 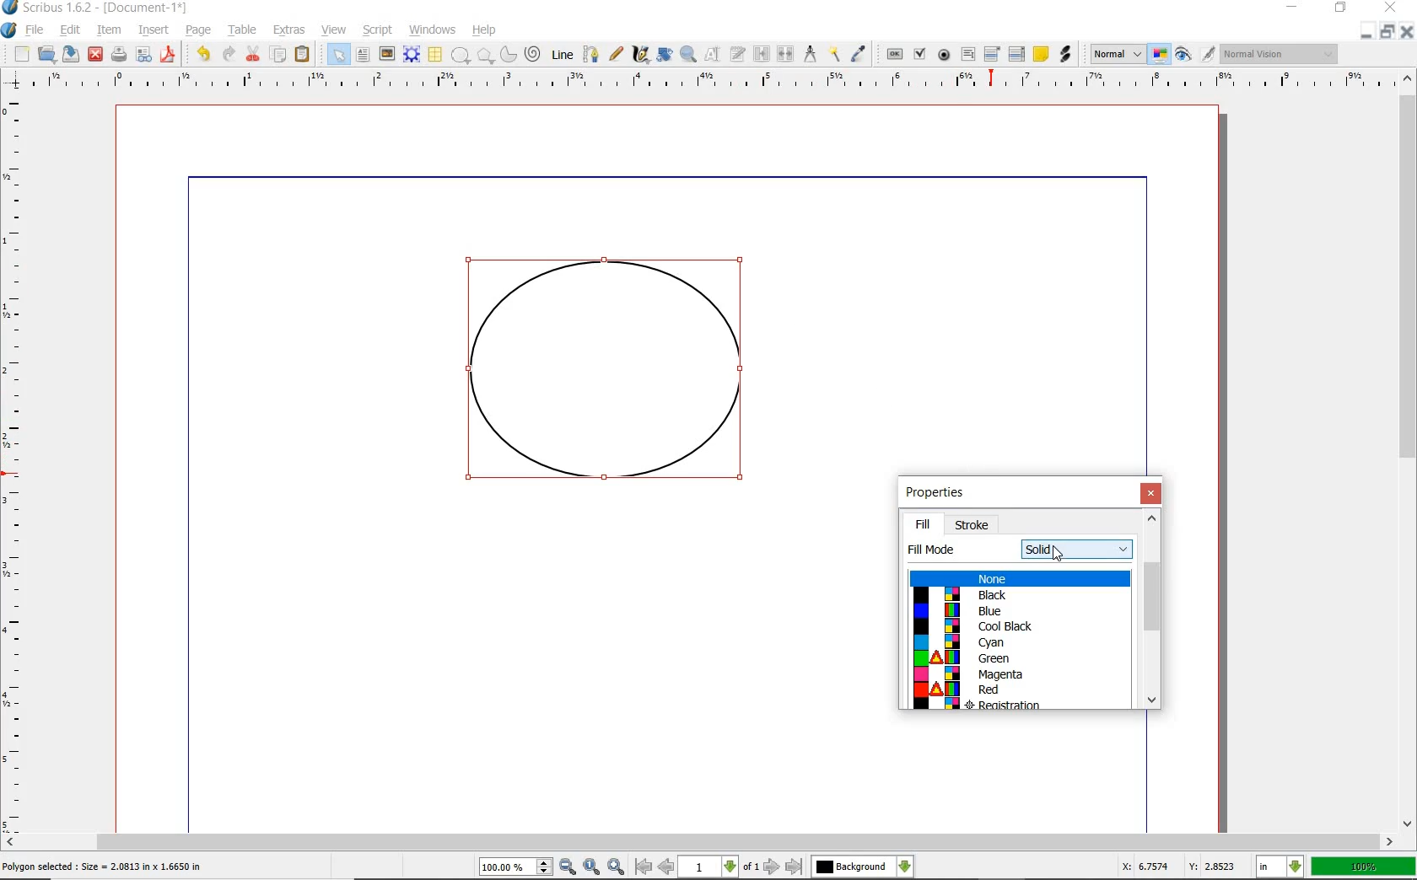 What do you see at coordinates (1018, 689) in the screenshot?
I see `color` at bounding box center [1018, 689].